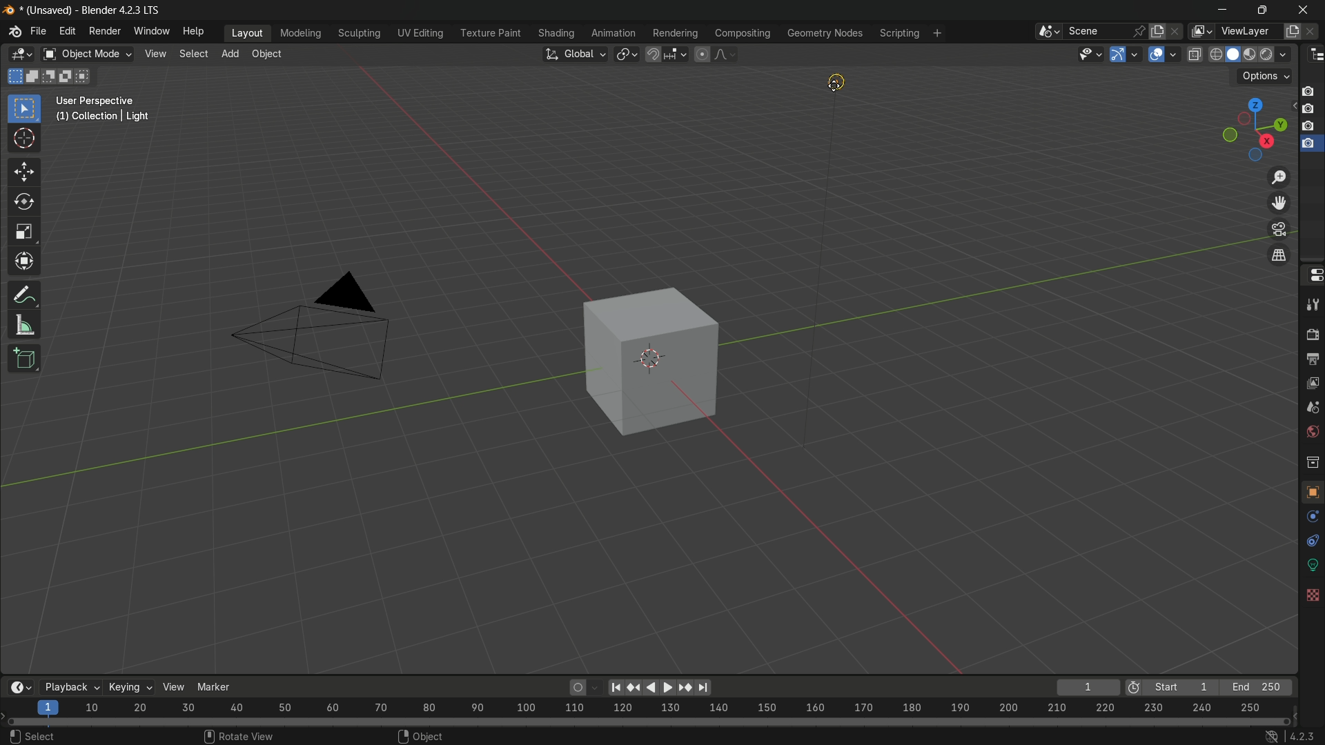 The image size is (1325, 745). Describe the element at coordinates (214, 686) in the screenshot. I see `marker` at that location.